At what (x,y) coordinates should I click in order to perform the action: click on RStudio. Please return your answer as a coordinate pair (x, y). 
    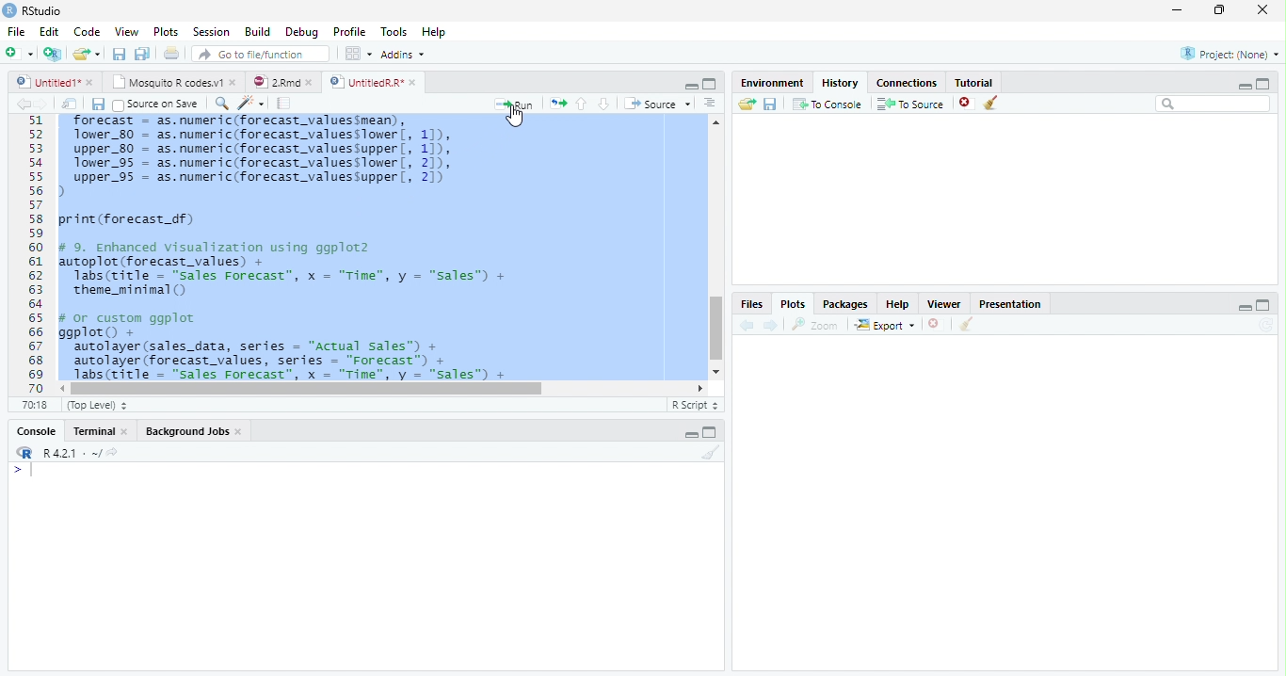
    Looking at the image, I should click on (37, 11).